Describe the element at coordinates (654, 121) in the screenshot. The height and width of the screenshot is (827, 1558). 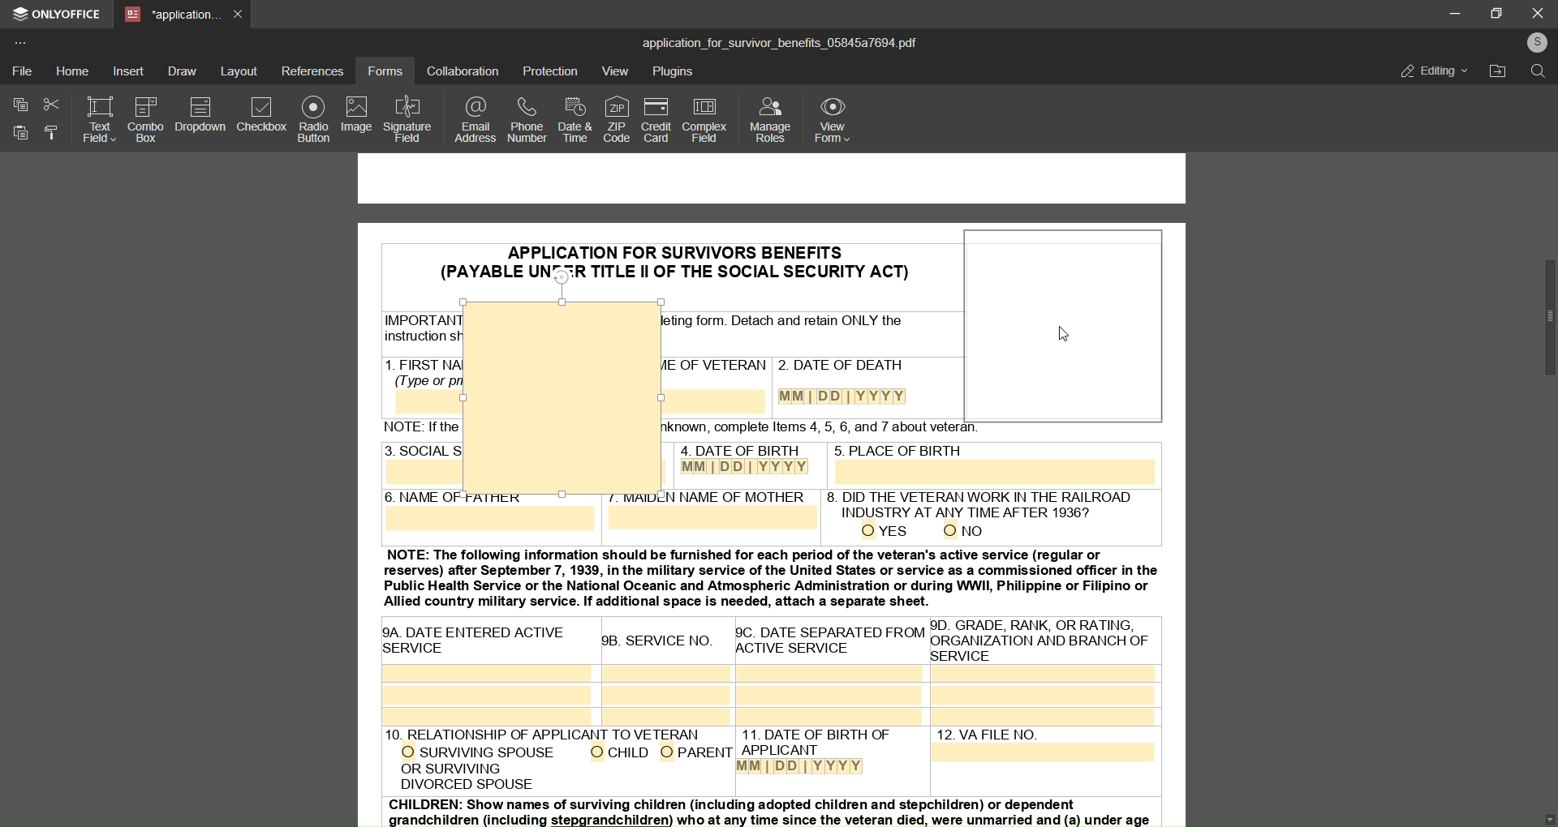
I see `credit card` at that location.